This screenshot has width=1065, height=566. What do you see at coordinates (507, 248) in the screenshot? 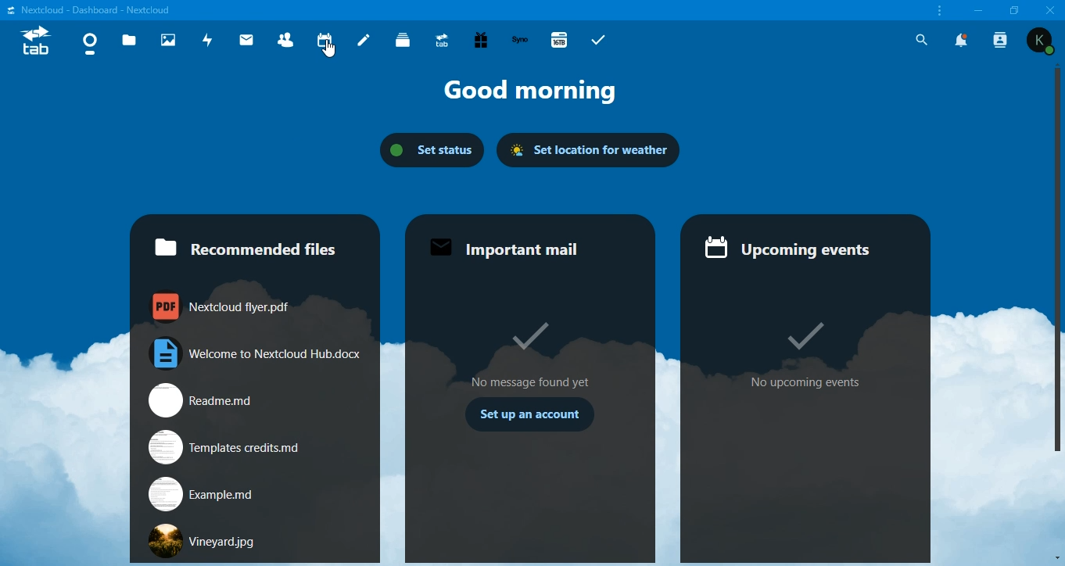
I see `Important mail` at bounding box center [507, 248].